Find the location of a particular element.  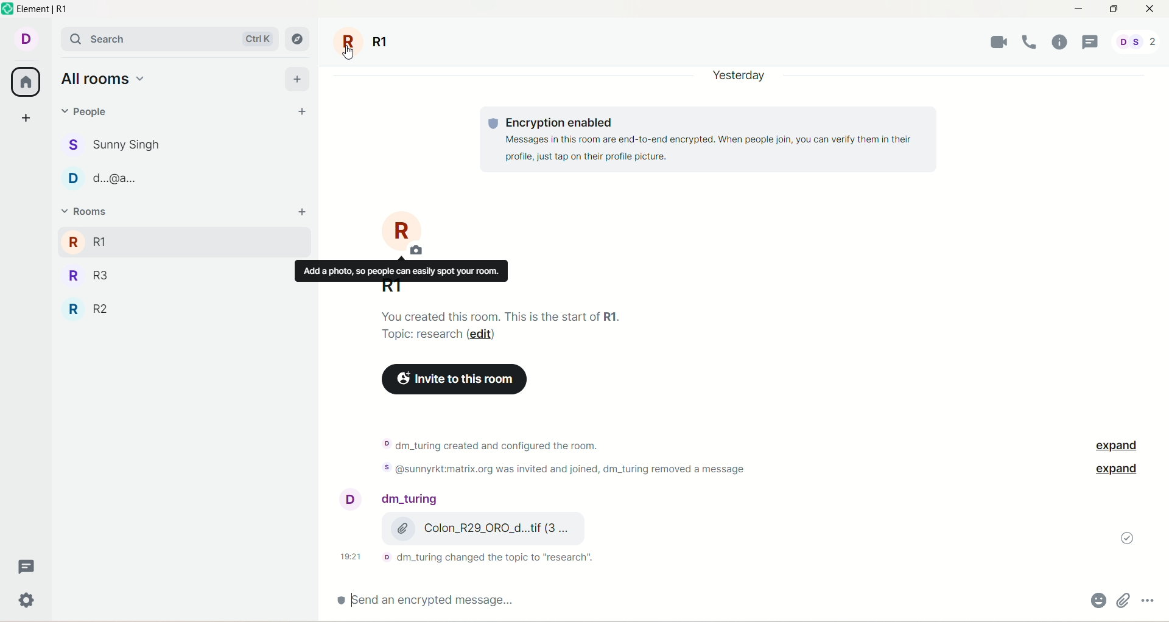

add is located at coordinates (298, 80).